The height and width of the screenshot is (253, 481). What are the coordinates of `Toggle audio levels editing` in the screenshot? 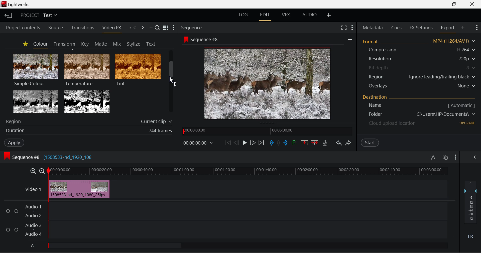 It's located at (433, 157).